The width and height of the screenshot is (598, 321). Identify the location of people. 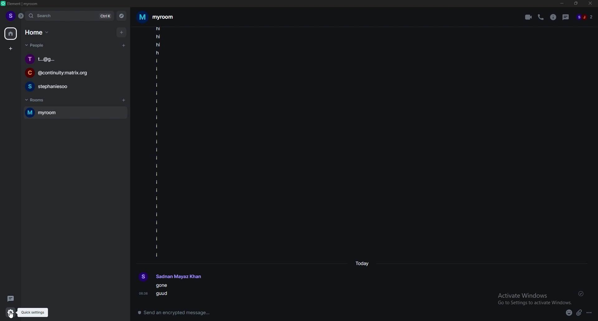
(586, 17).